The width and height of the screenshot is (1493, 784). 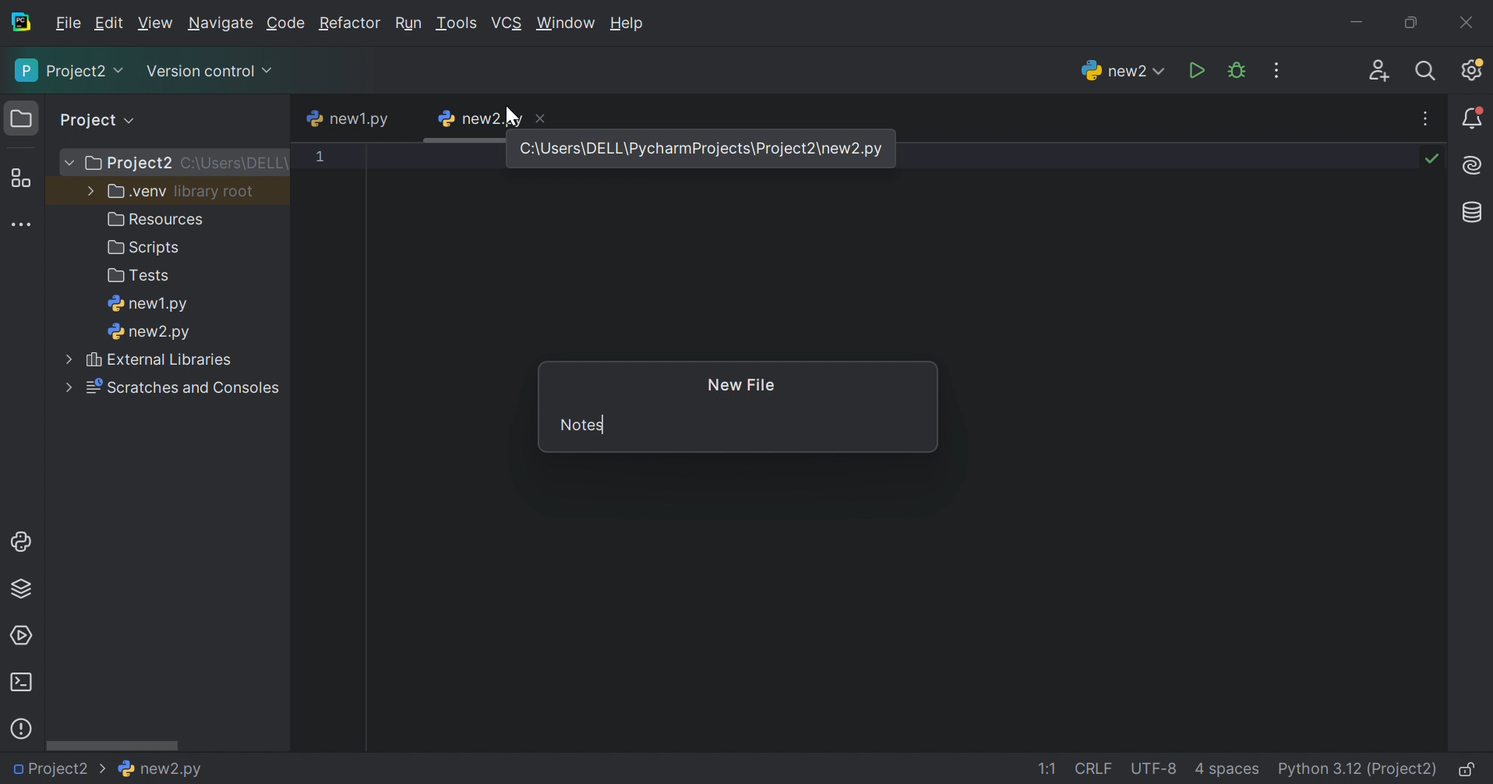 What do you see at coordinates (1154, 768) in the screenshot?
I see `UTF-8` at bounding box center [1154, 768].